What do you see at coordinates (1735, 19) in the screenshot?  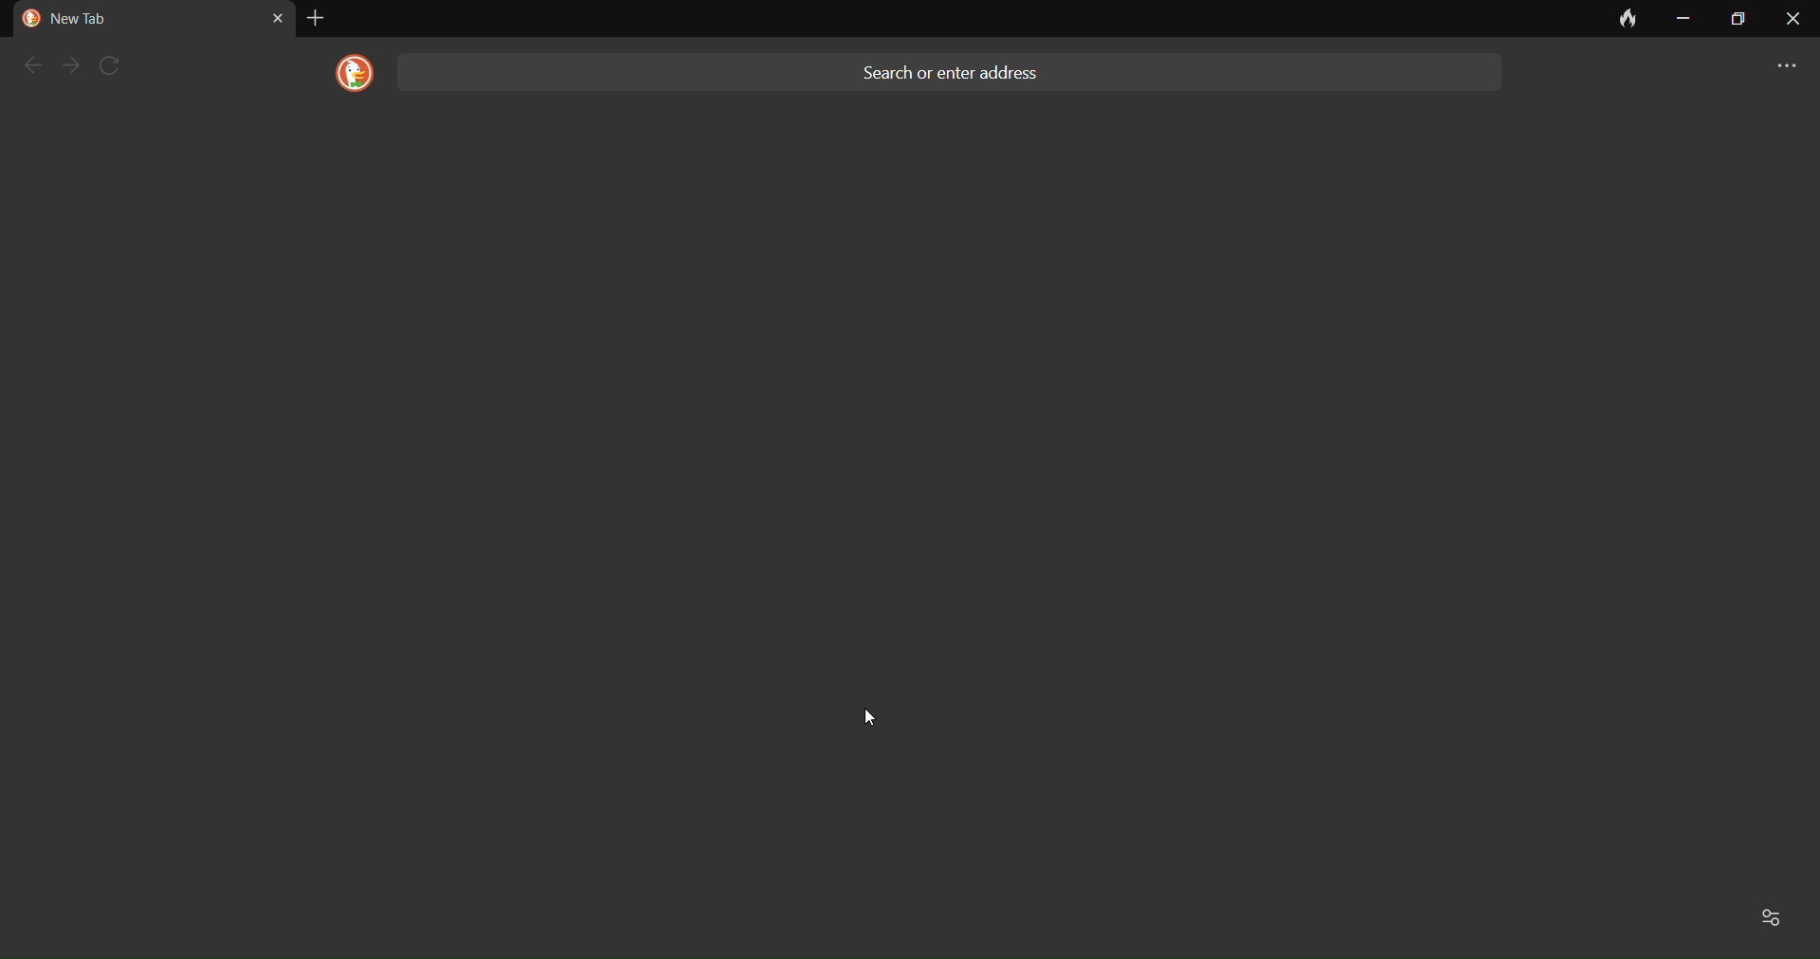 I see `maximize` at bounding box center [1735, 19].